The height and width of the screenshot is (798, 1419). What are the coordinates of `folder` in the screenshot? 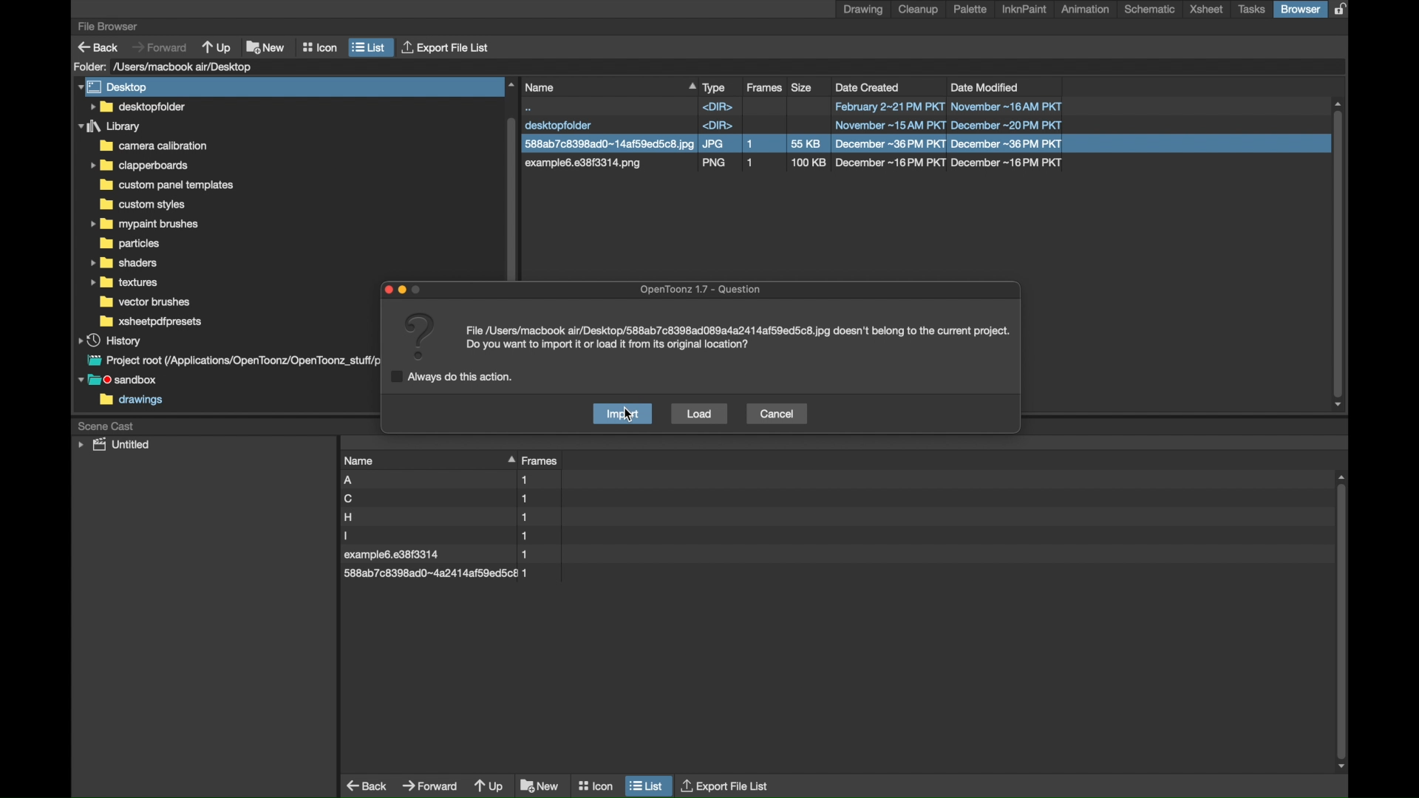 It's located at (143, 225).